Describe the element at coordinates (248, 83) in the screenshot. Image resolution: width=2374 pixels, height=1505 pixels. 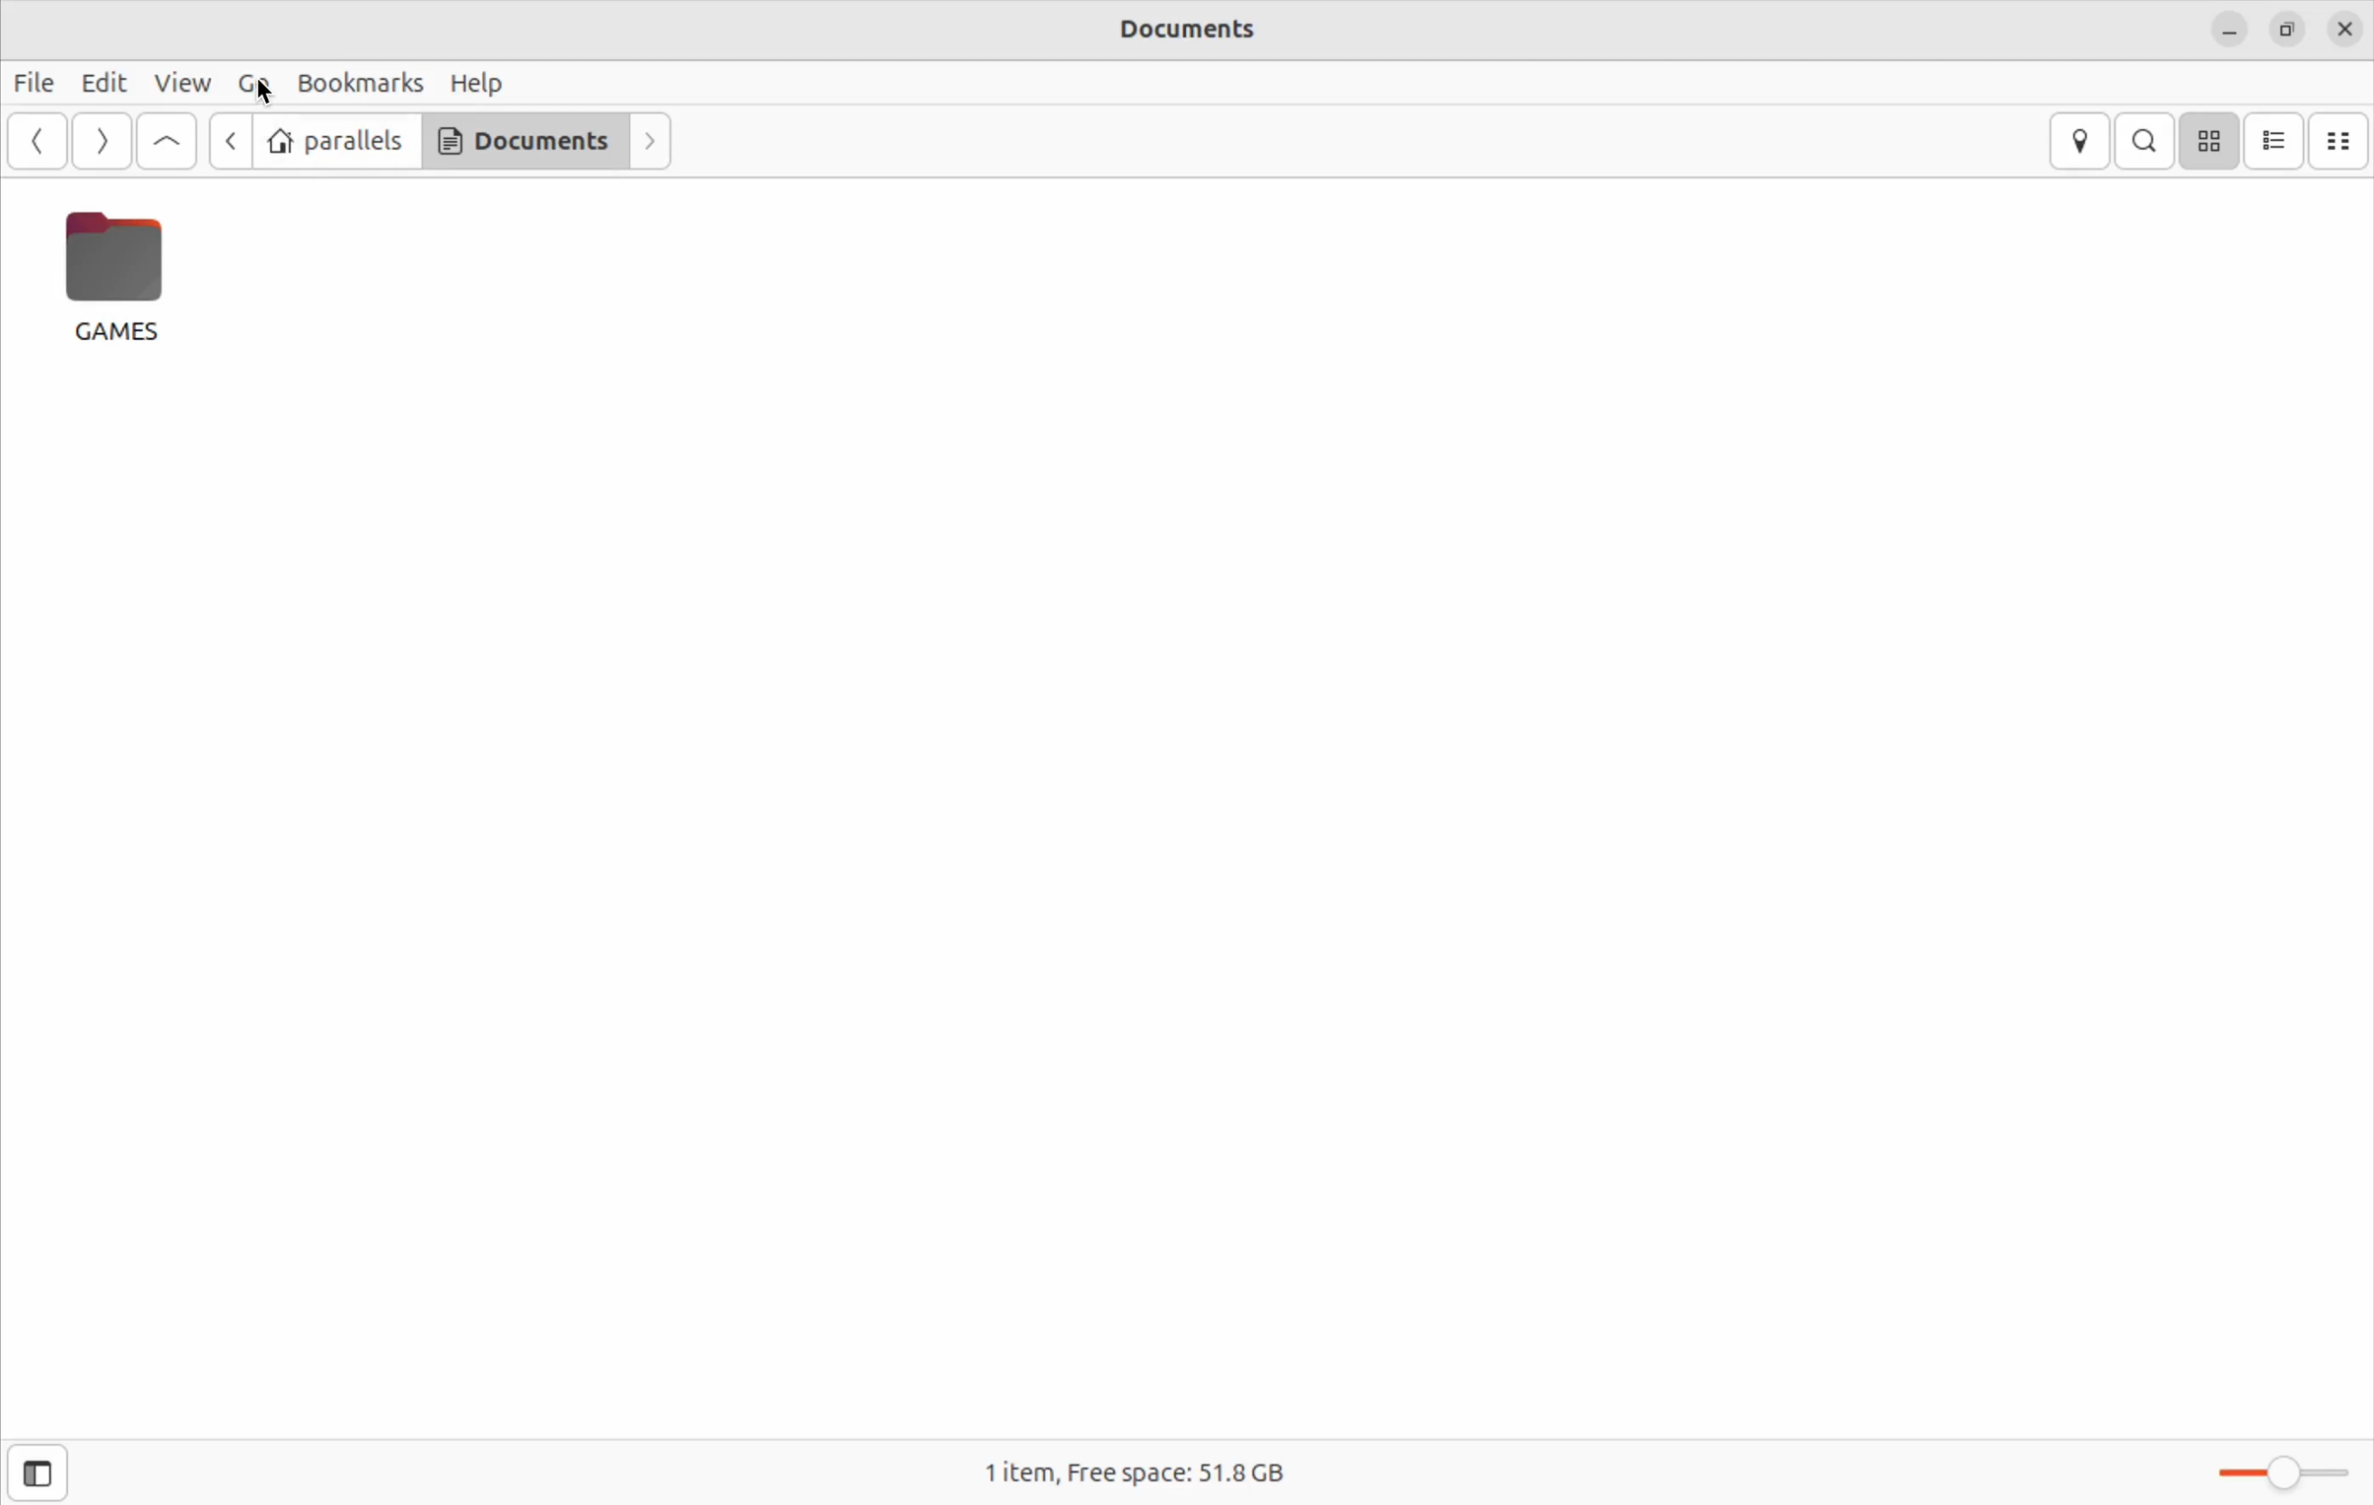
I see `Go` at that location.